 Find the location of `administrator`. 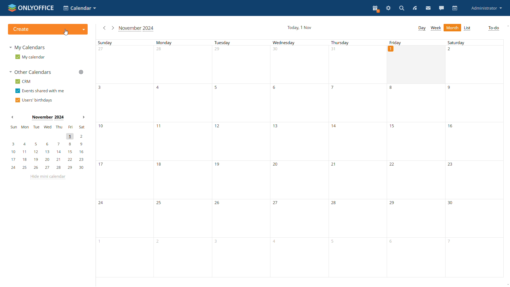

administrator is located at coordinates (487, 8).